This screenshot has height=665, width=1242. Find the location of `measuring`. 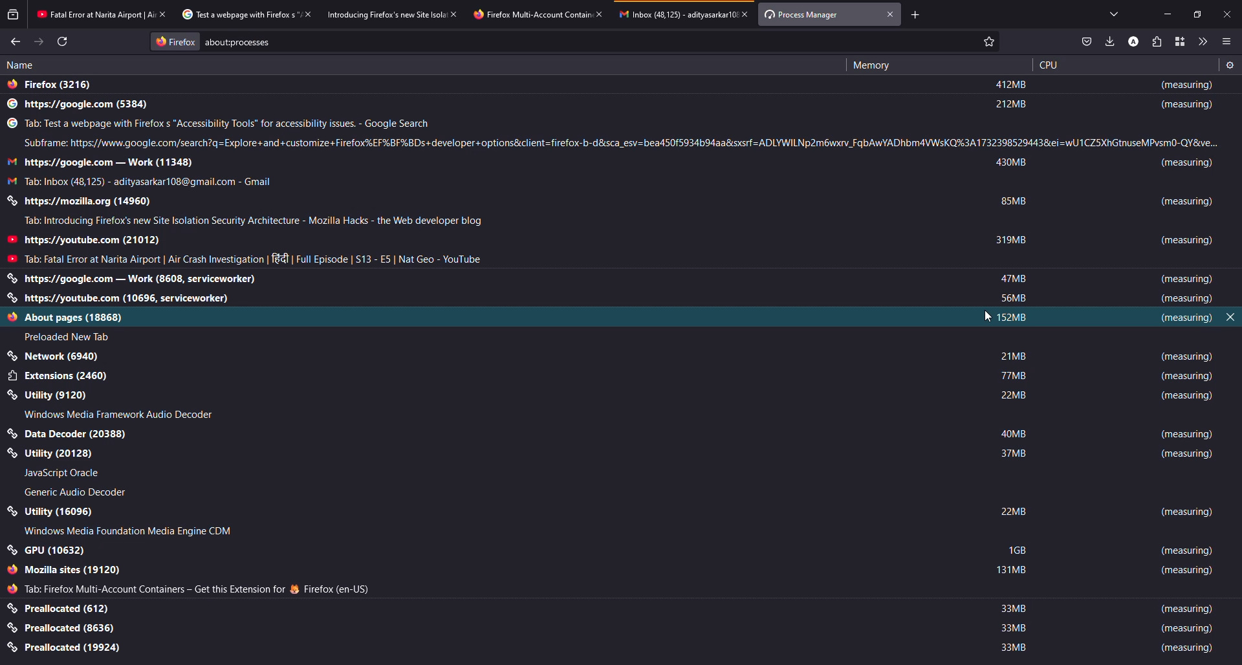

measuring is located at coordinates (1182, 376).